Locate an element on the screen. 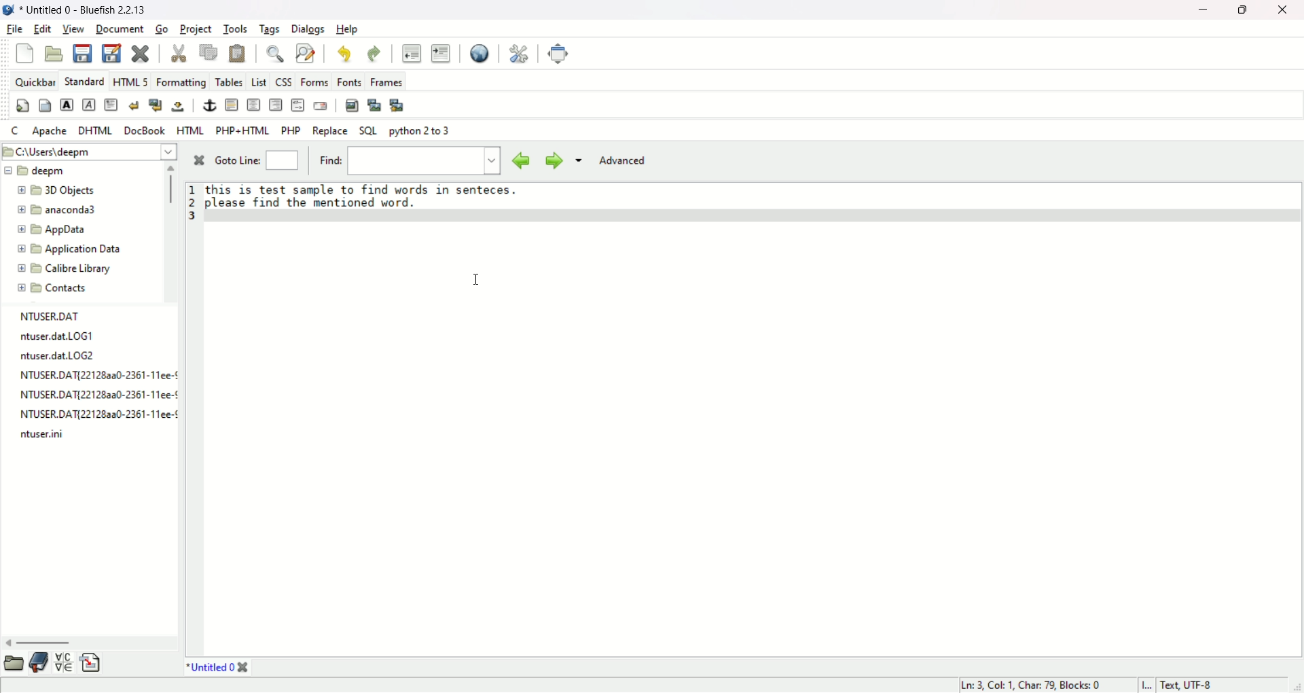 The height and width of the screenshot is (693, 1304). SQL is located at coordinates (367, 130).